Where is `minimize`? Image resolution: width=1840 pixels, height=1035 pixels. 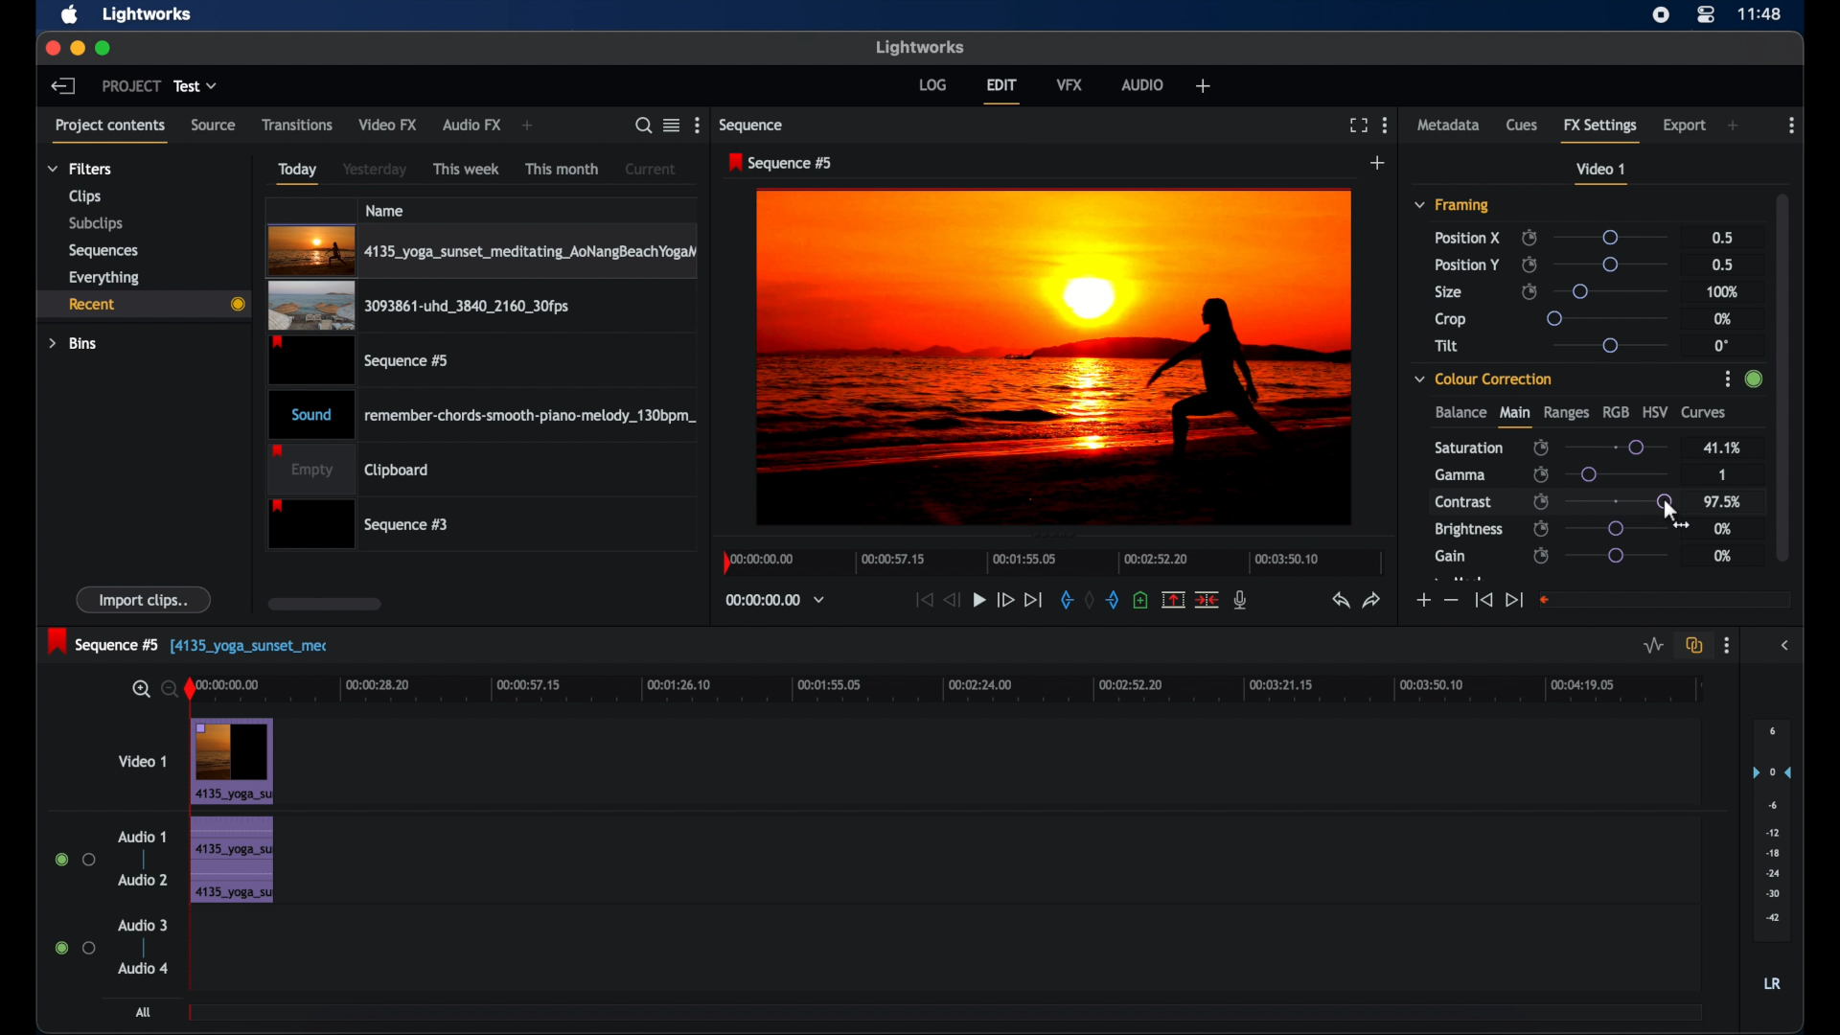
minimize is located at coordinates (74, 48).